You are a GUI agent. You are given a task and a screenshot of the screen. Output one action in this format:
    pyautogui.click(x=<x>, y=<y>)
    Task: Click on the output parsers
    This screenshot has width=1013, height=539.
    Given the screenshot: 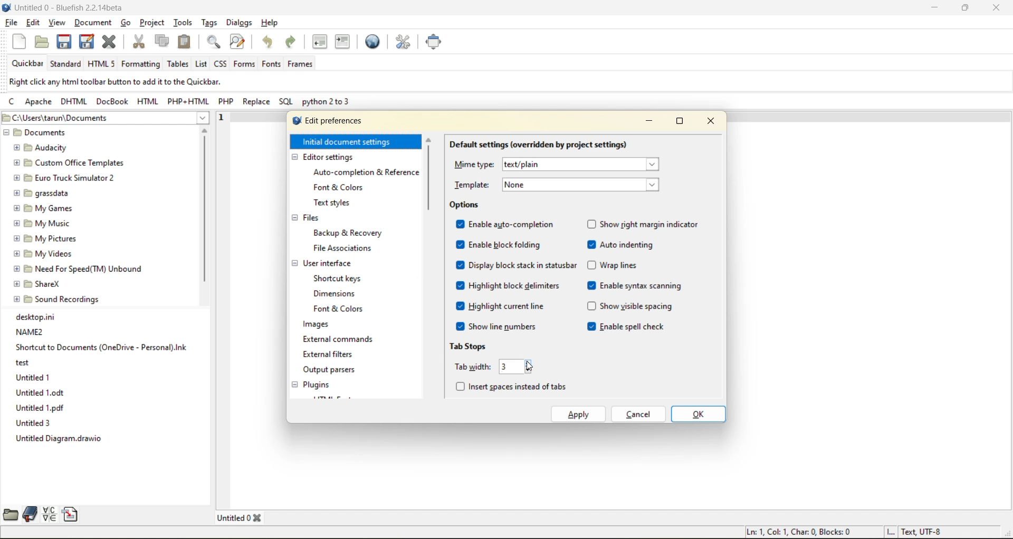 What is the action you would take?
    pyautogui.click(x=336, y=371)
    